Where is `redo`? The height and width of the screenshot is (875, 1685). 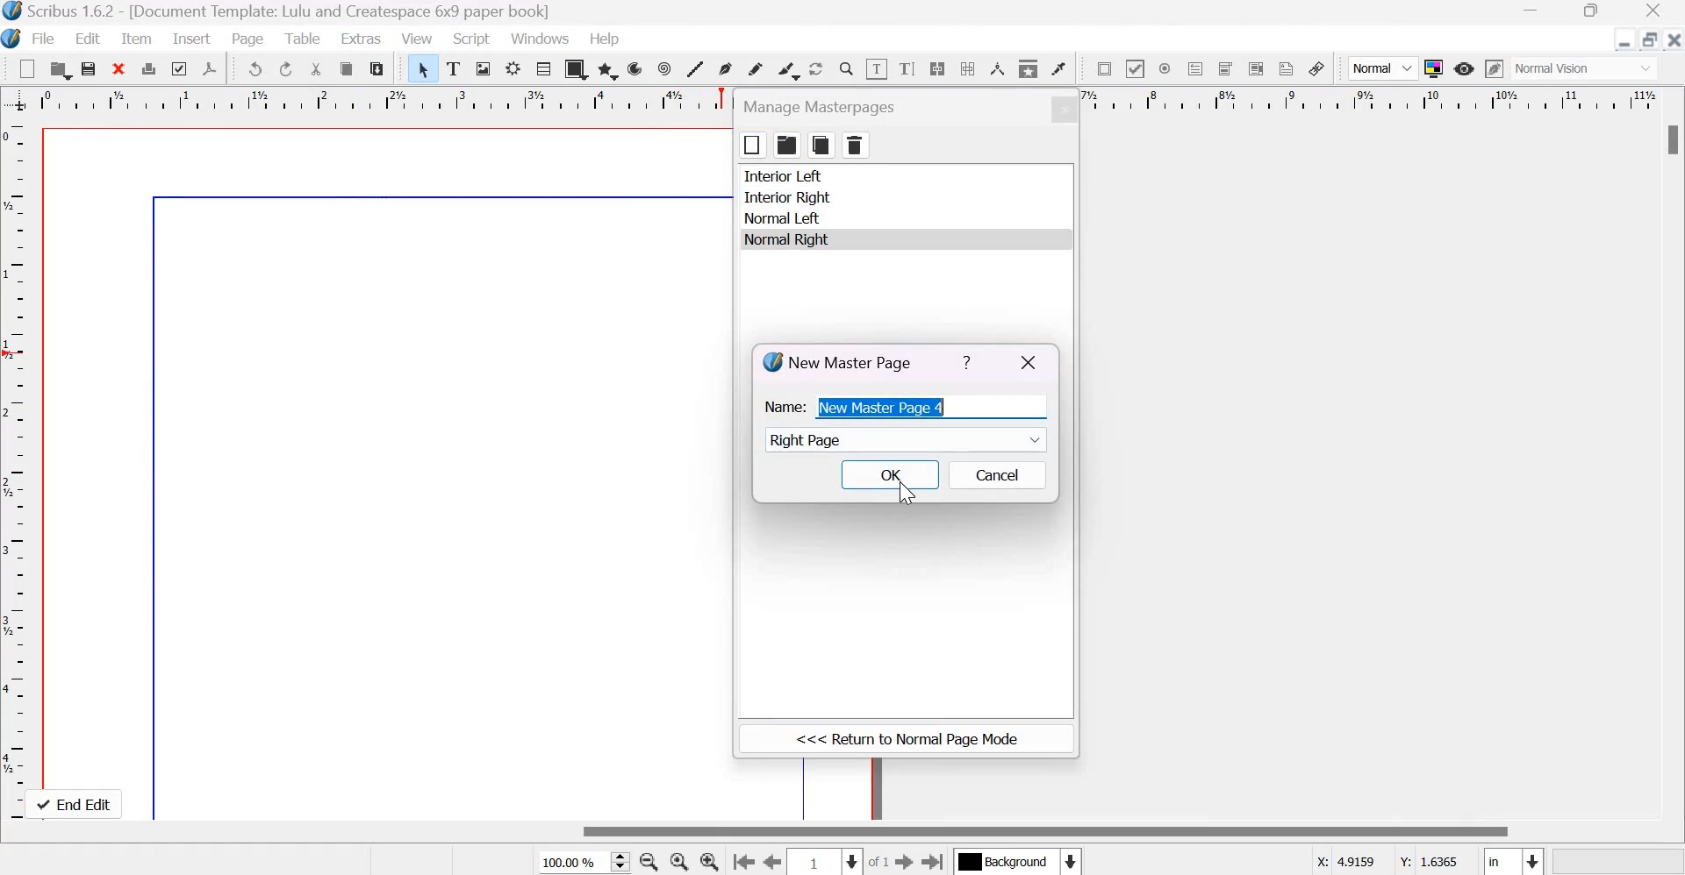 redo is located at coordinates (286, 68).